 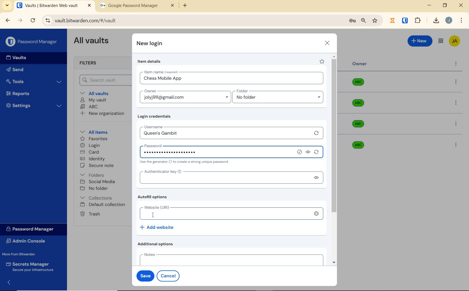 I want to click on more option, so click(x=456, y=64).